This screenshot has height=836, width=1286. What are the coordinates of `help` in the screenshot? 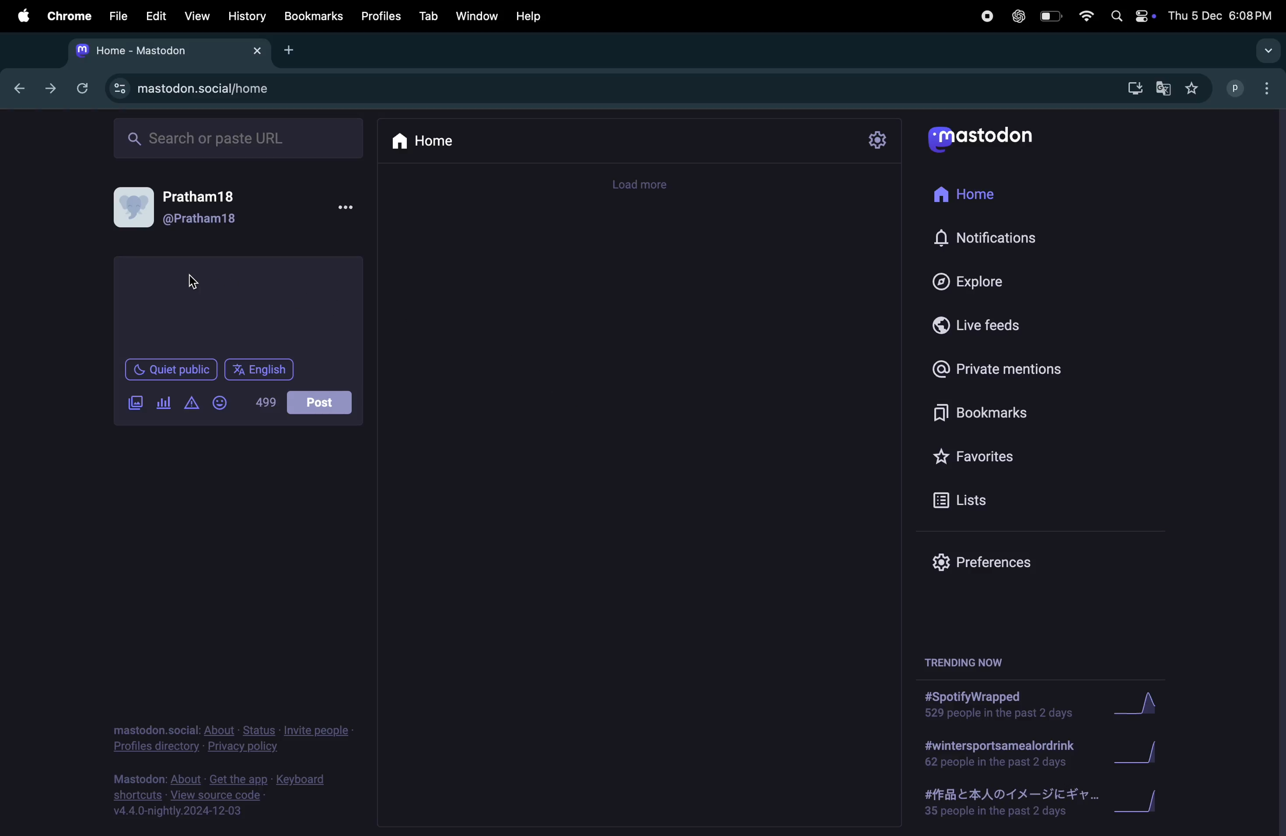 It's located at (532, 16).